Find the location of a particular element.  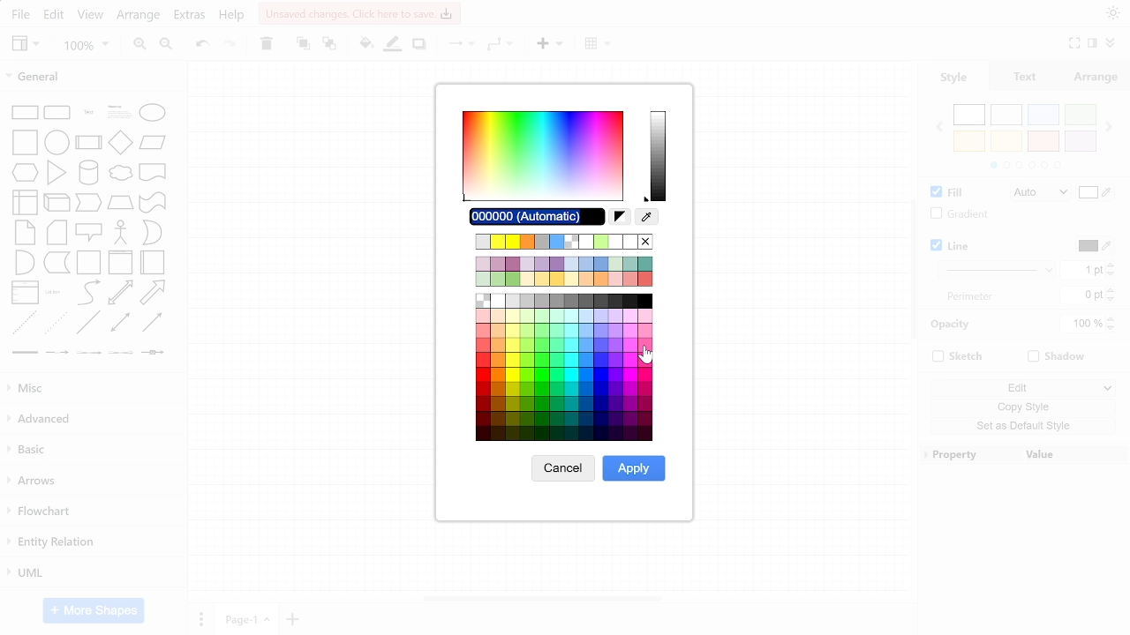

Color spectrum is located at coordinates (540, 154).